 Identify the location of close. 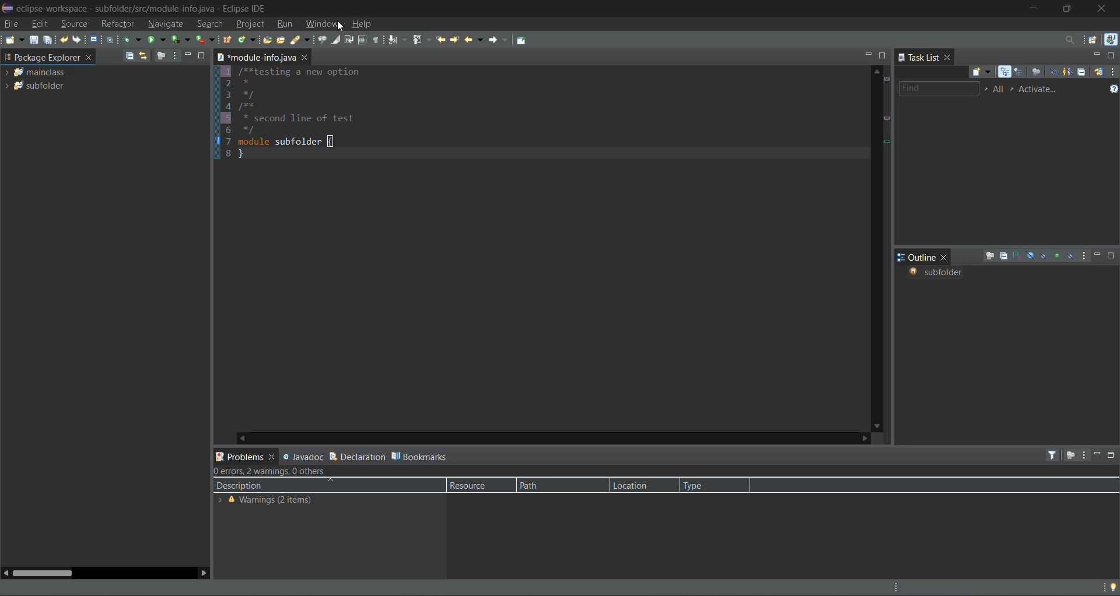
(272, 457).